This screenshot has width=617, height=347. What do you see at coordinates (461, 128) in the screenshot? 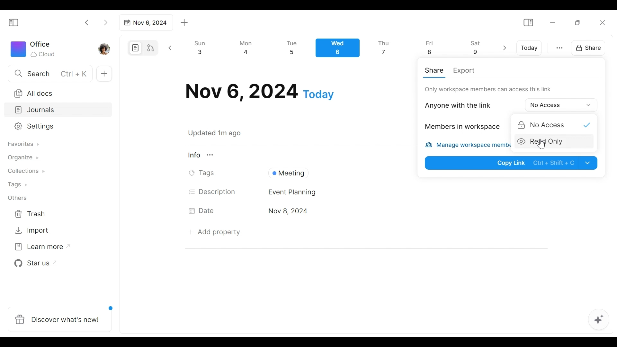
I see `Members in workspace` at bounding box center [461, 128].